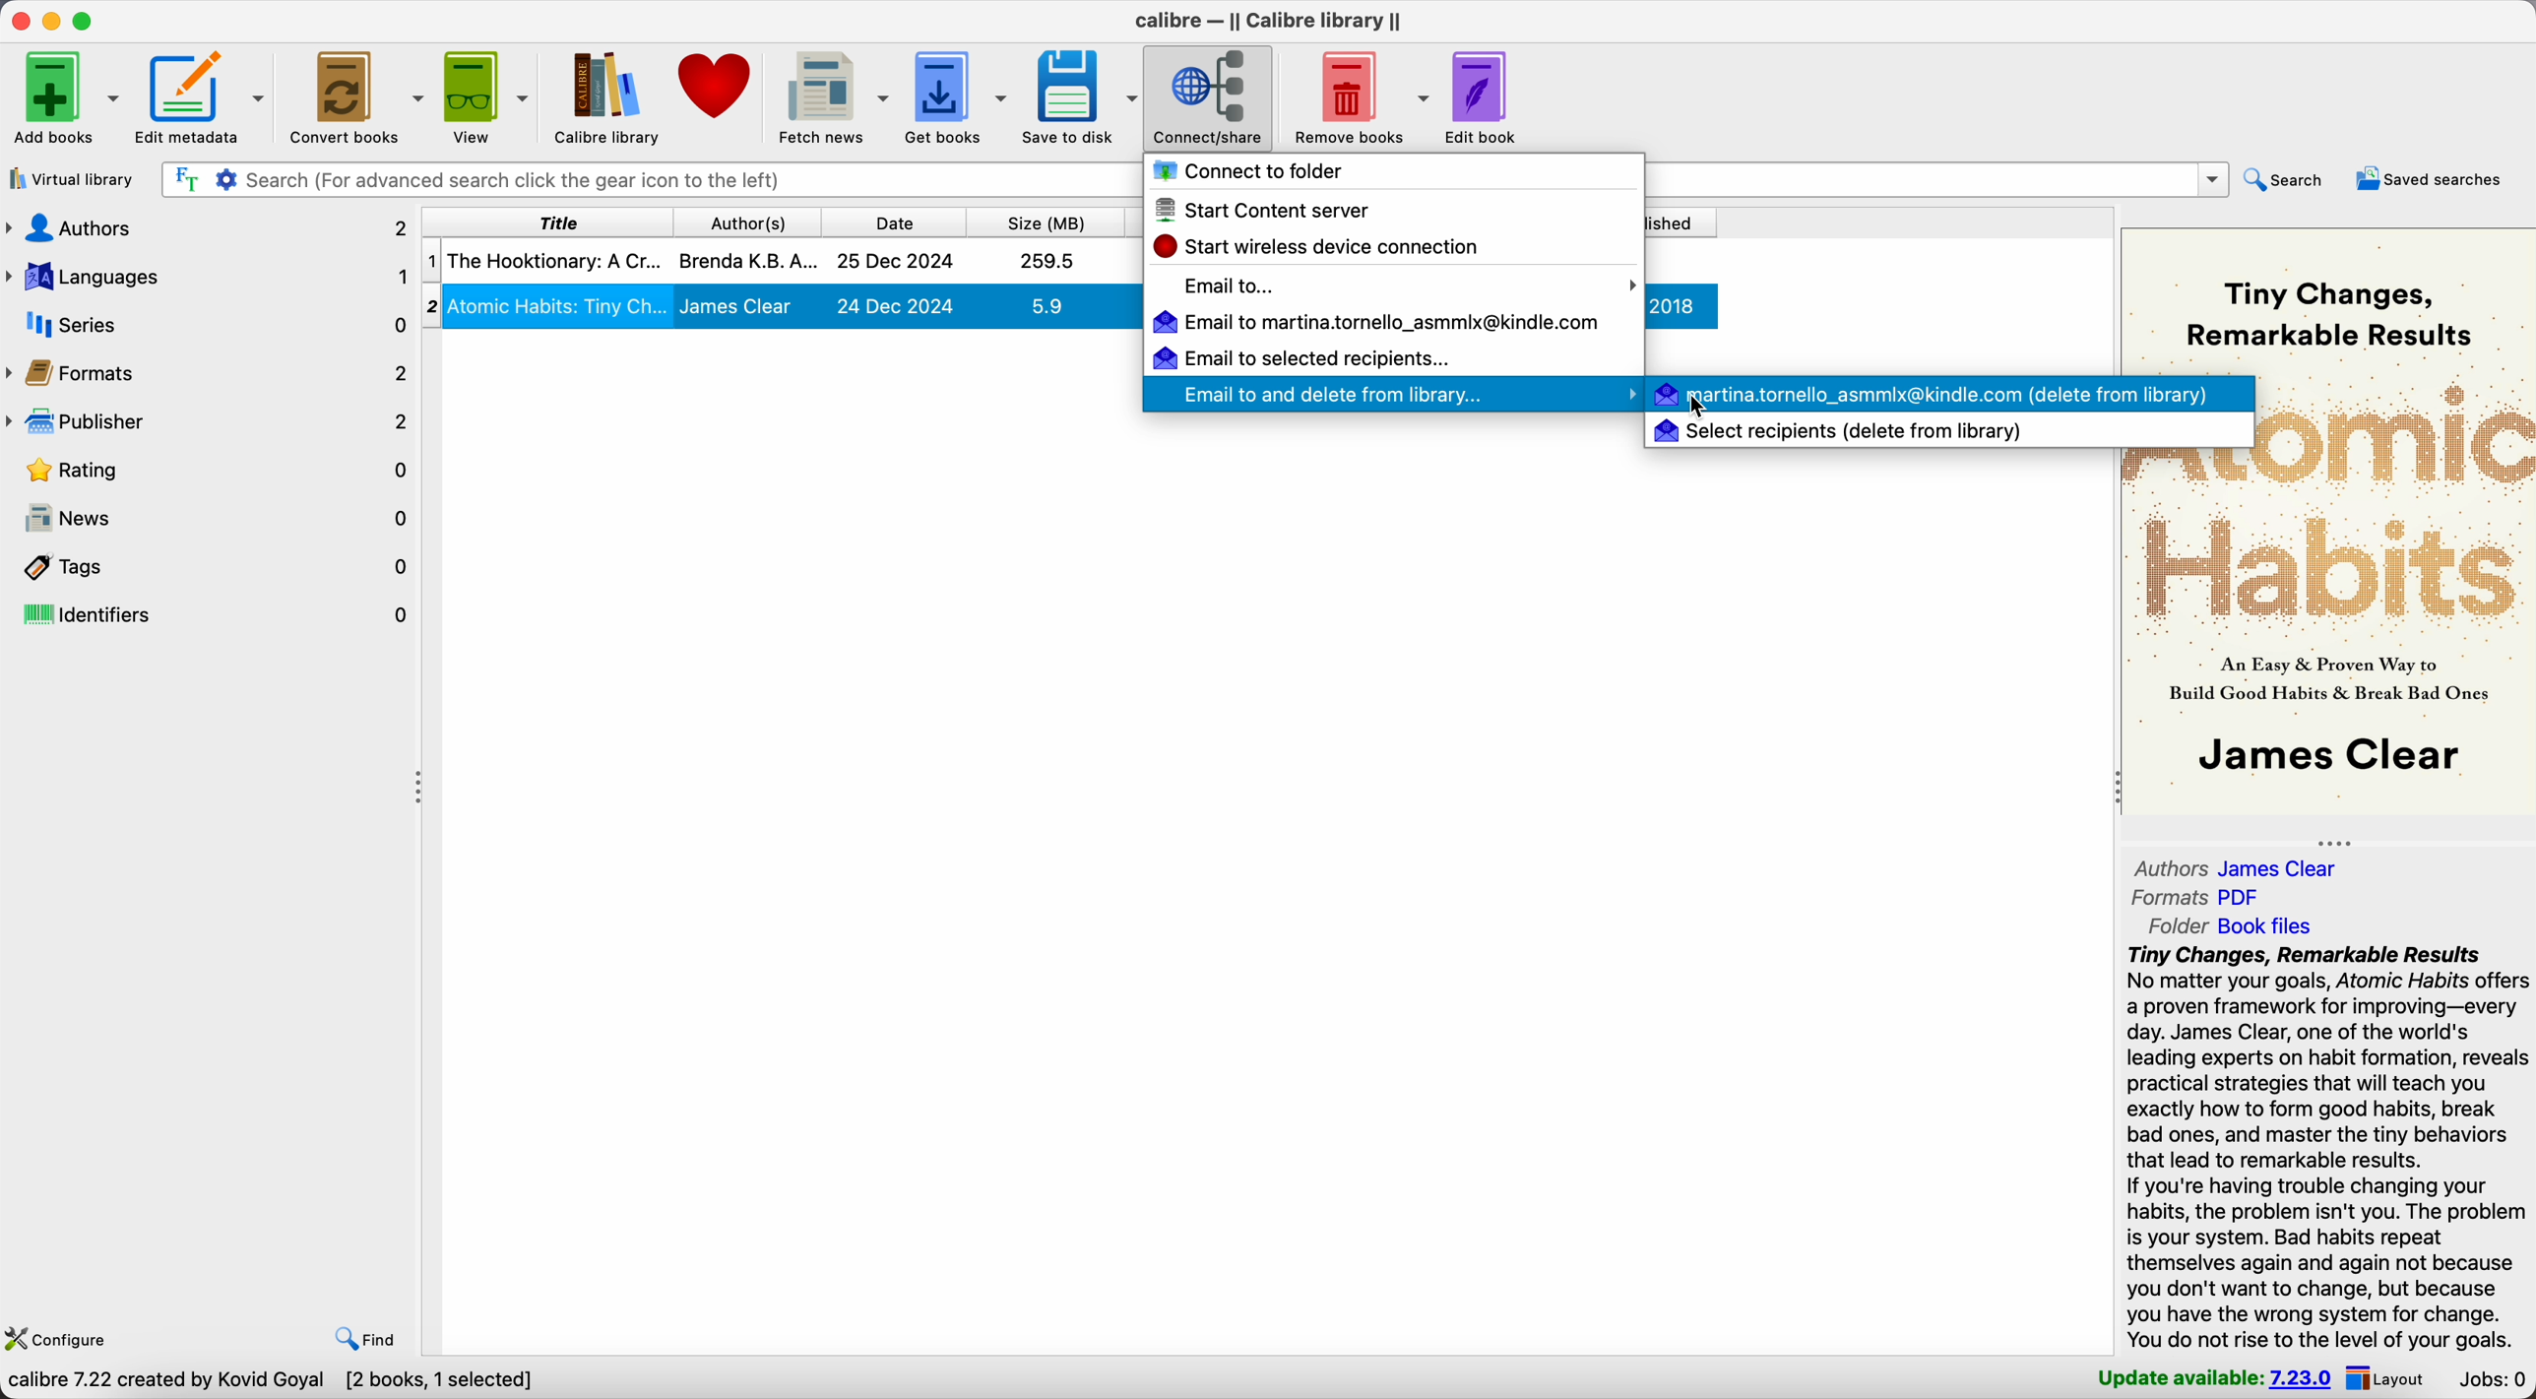 The image size is (2536, 1399). Describe the element at coordinates (737, 306) in the screenshot. I see `James Clear` at that location.